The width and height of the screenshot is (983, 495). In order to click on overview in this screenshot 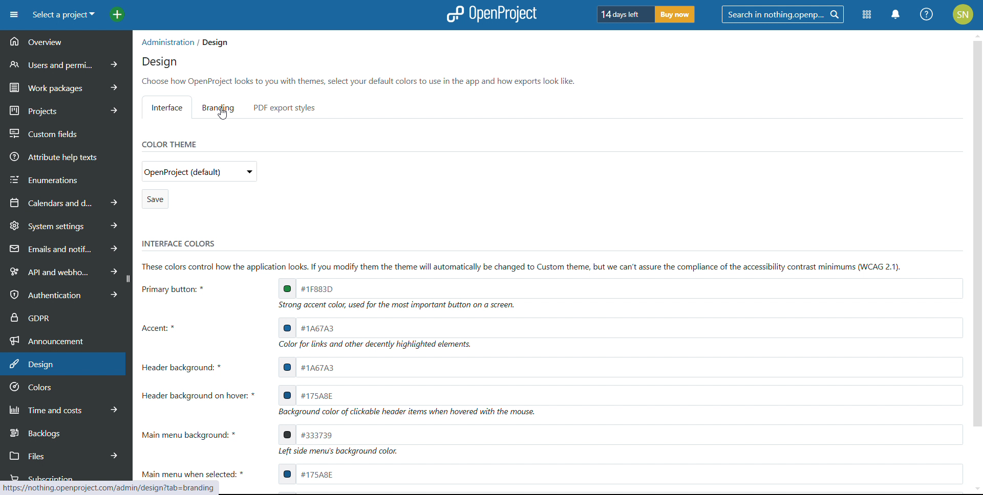, I will do `click(66, 42)`.